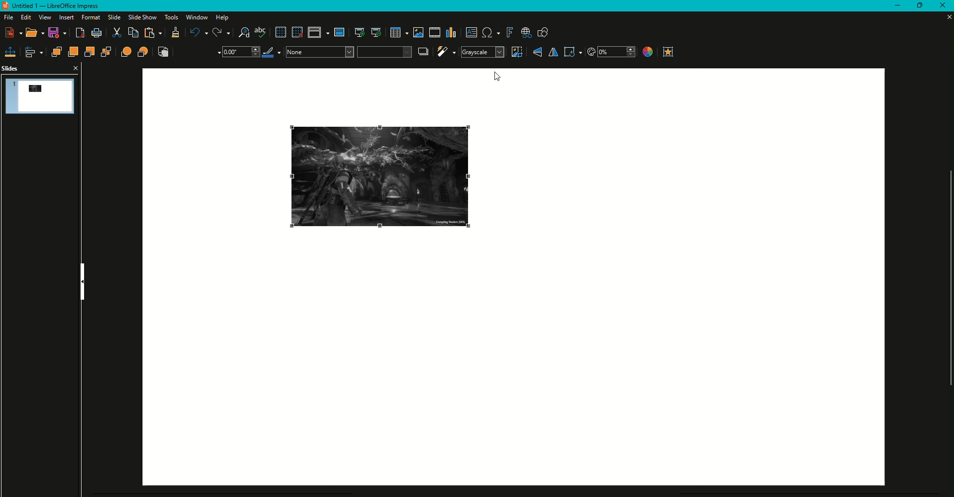 This screenshot has width=954, height=497. Describe the element at coordinates (273, 52) in the screenshot. I see `Line Color` at that location.